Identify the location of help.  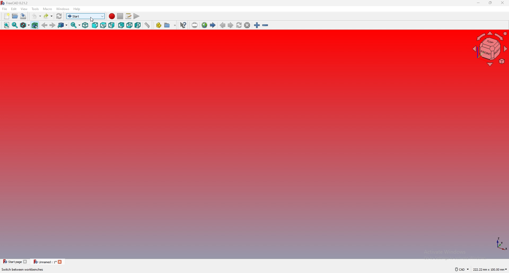
(77, 9).